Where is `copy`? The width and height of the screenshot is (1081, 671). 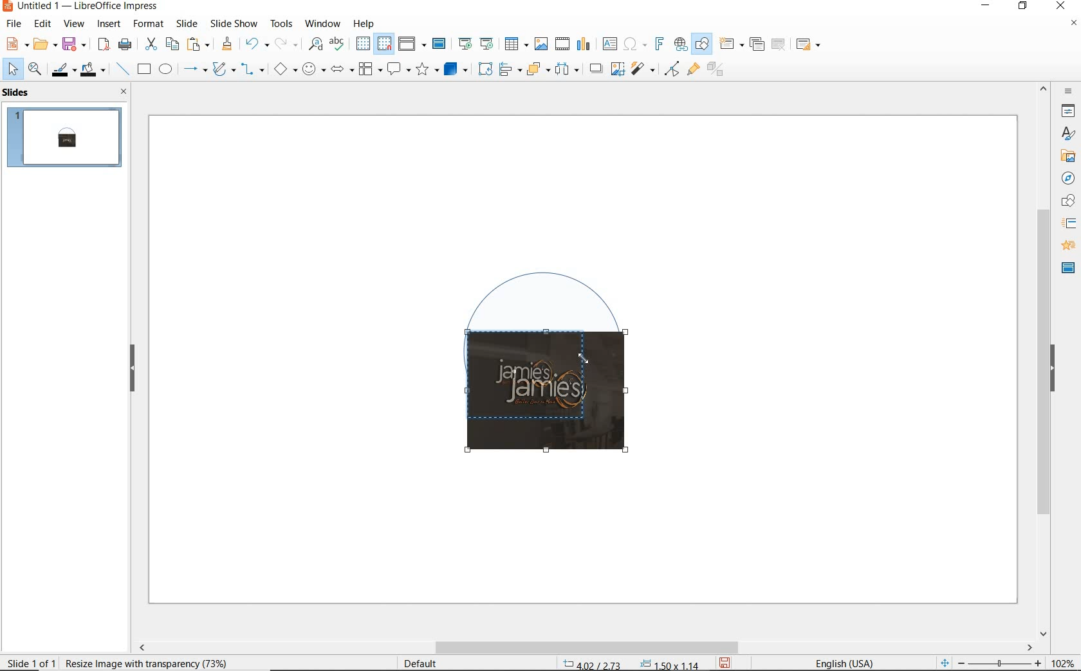
copy is located at coordinates (172, 44).